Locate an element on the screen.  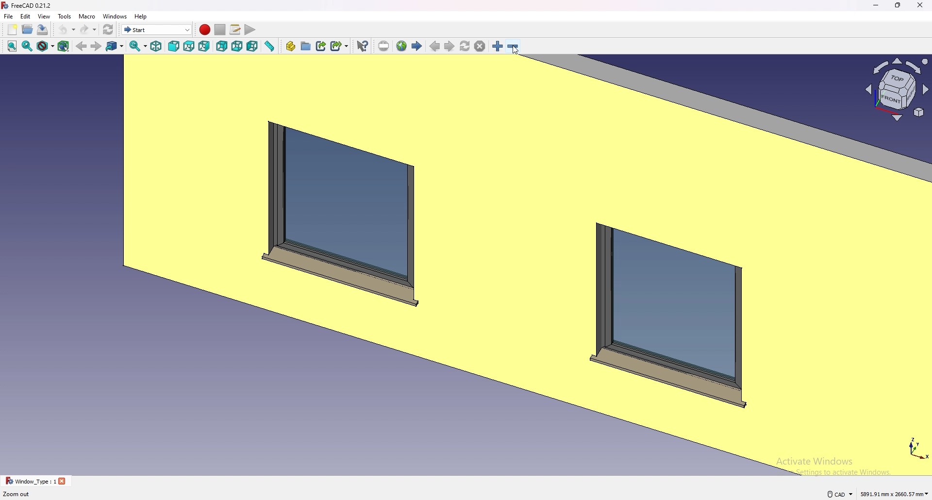
isometric is located at coordinates (156, 46).